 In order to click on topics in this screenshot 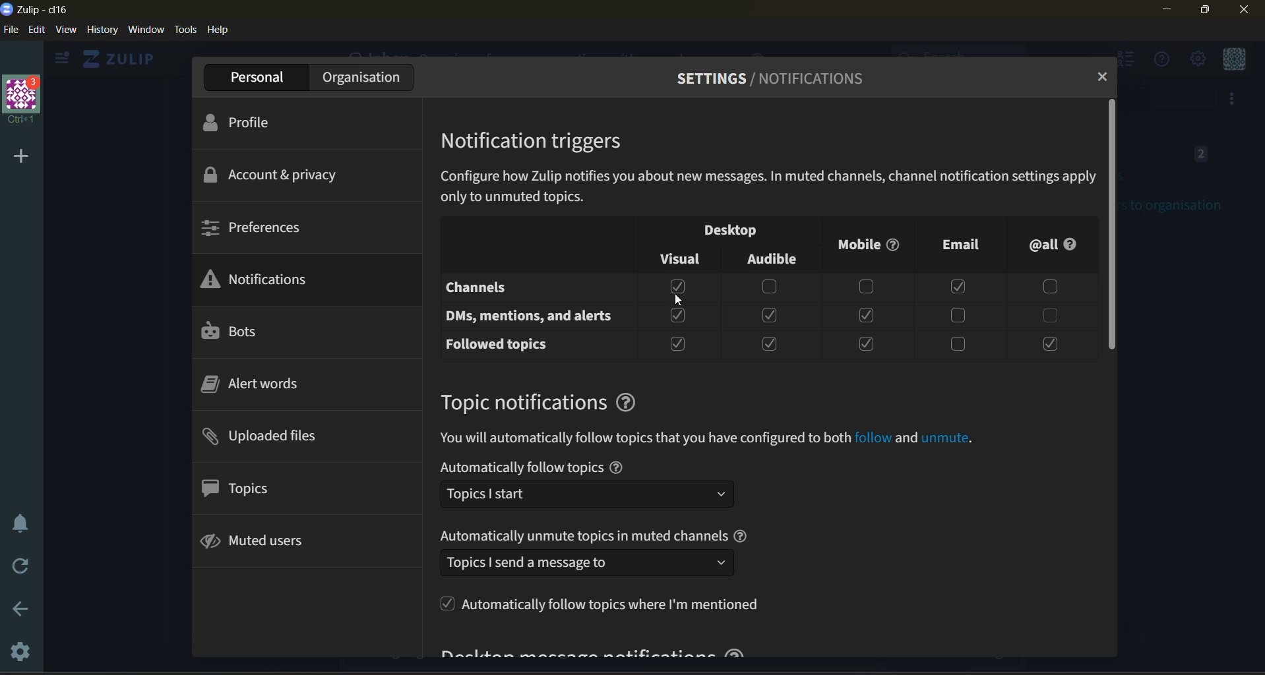, I will do `click(253, 489)`.